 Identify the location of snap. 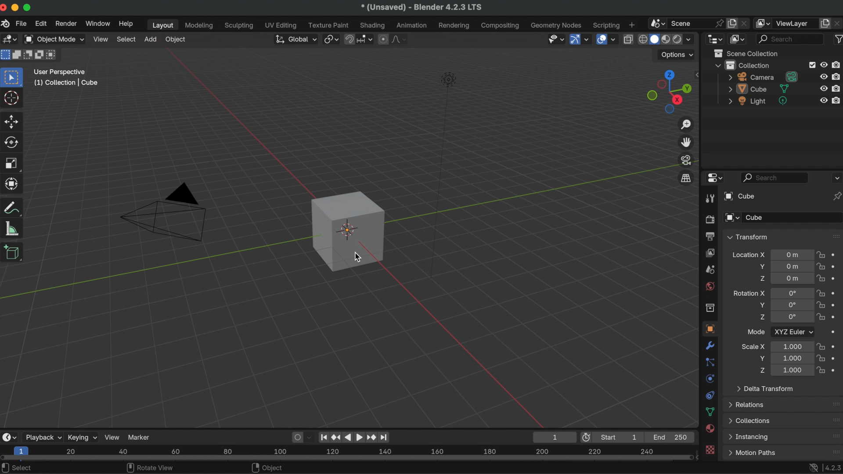
(350, 38).